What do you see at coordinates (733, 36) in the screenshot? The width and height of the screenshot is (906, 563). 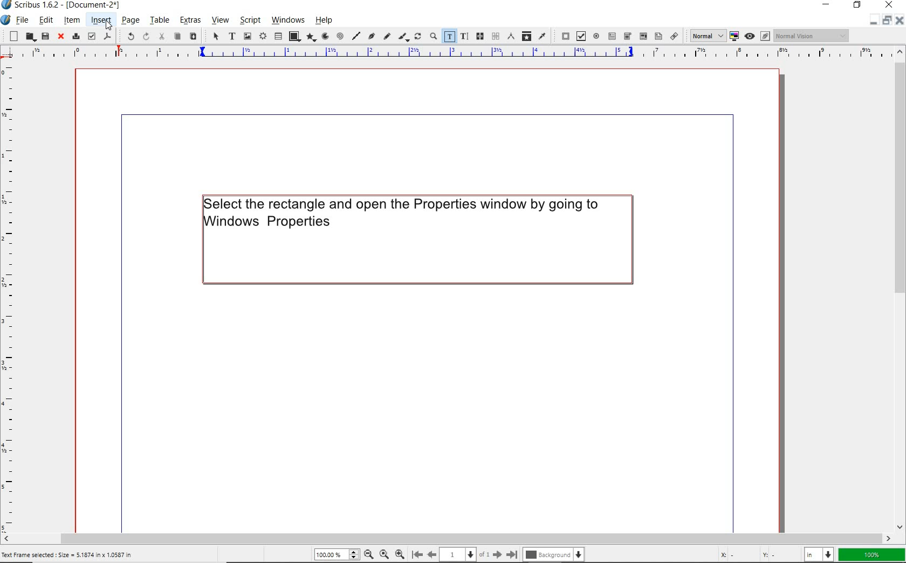 I see `toggle color` at bounding box center [733, 36].